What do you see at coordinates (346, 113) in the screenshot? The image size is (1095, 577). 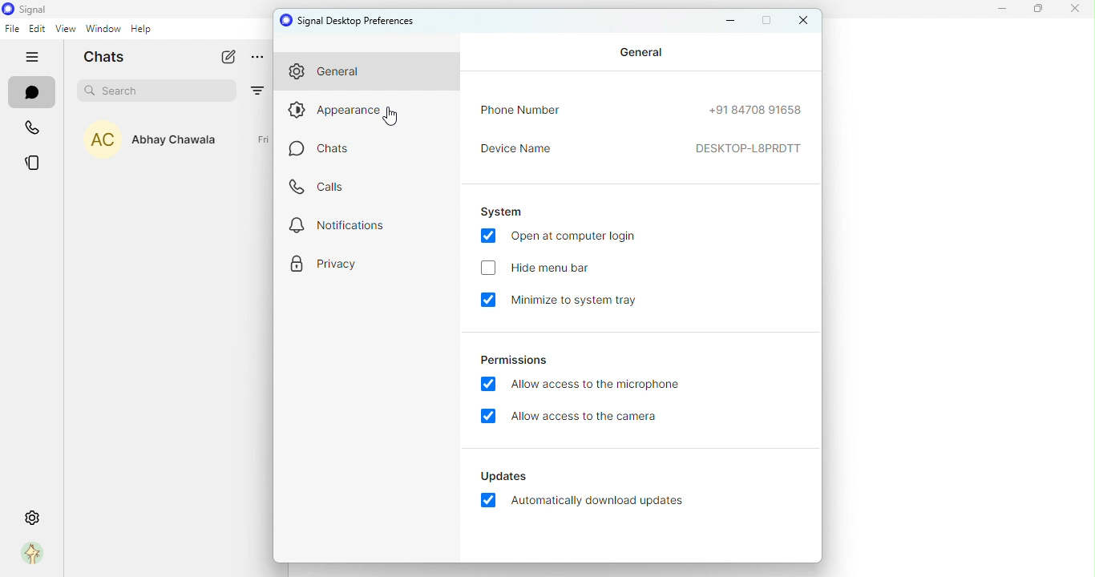 I see `appearance` at bounding box center [346, 113].